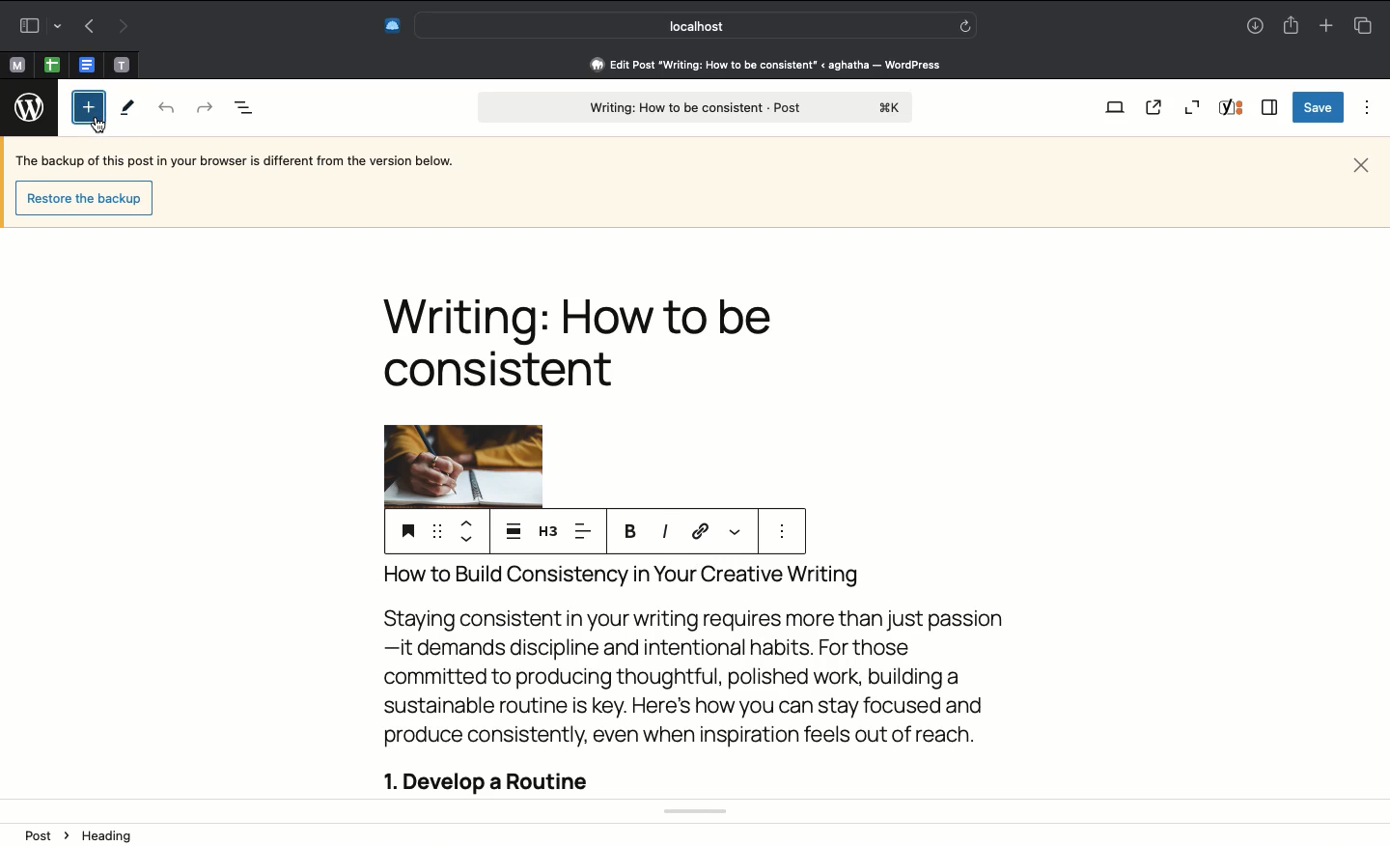 This screenshot has width=1390, height=846. What do you see at coordinates (91, 130) in the screenshot?
I see `cursor` at bounding box center [91, 130].